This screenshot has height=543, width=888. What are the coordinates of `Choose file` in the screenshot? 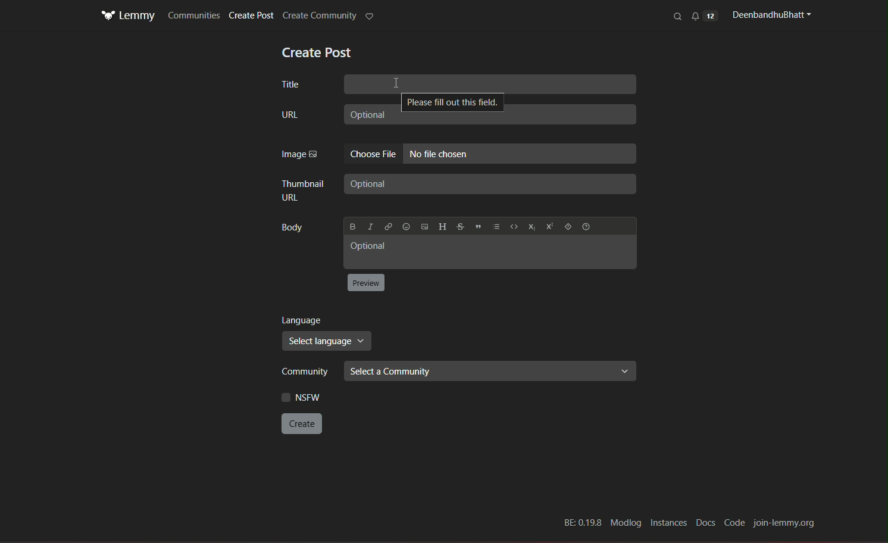 It's located at (373, 154).